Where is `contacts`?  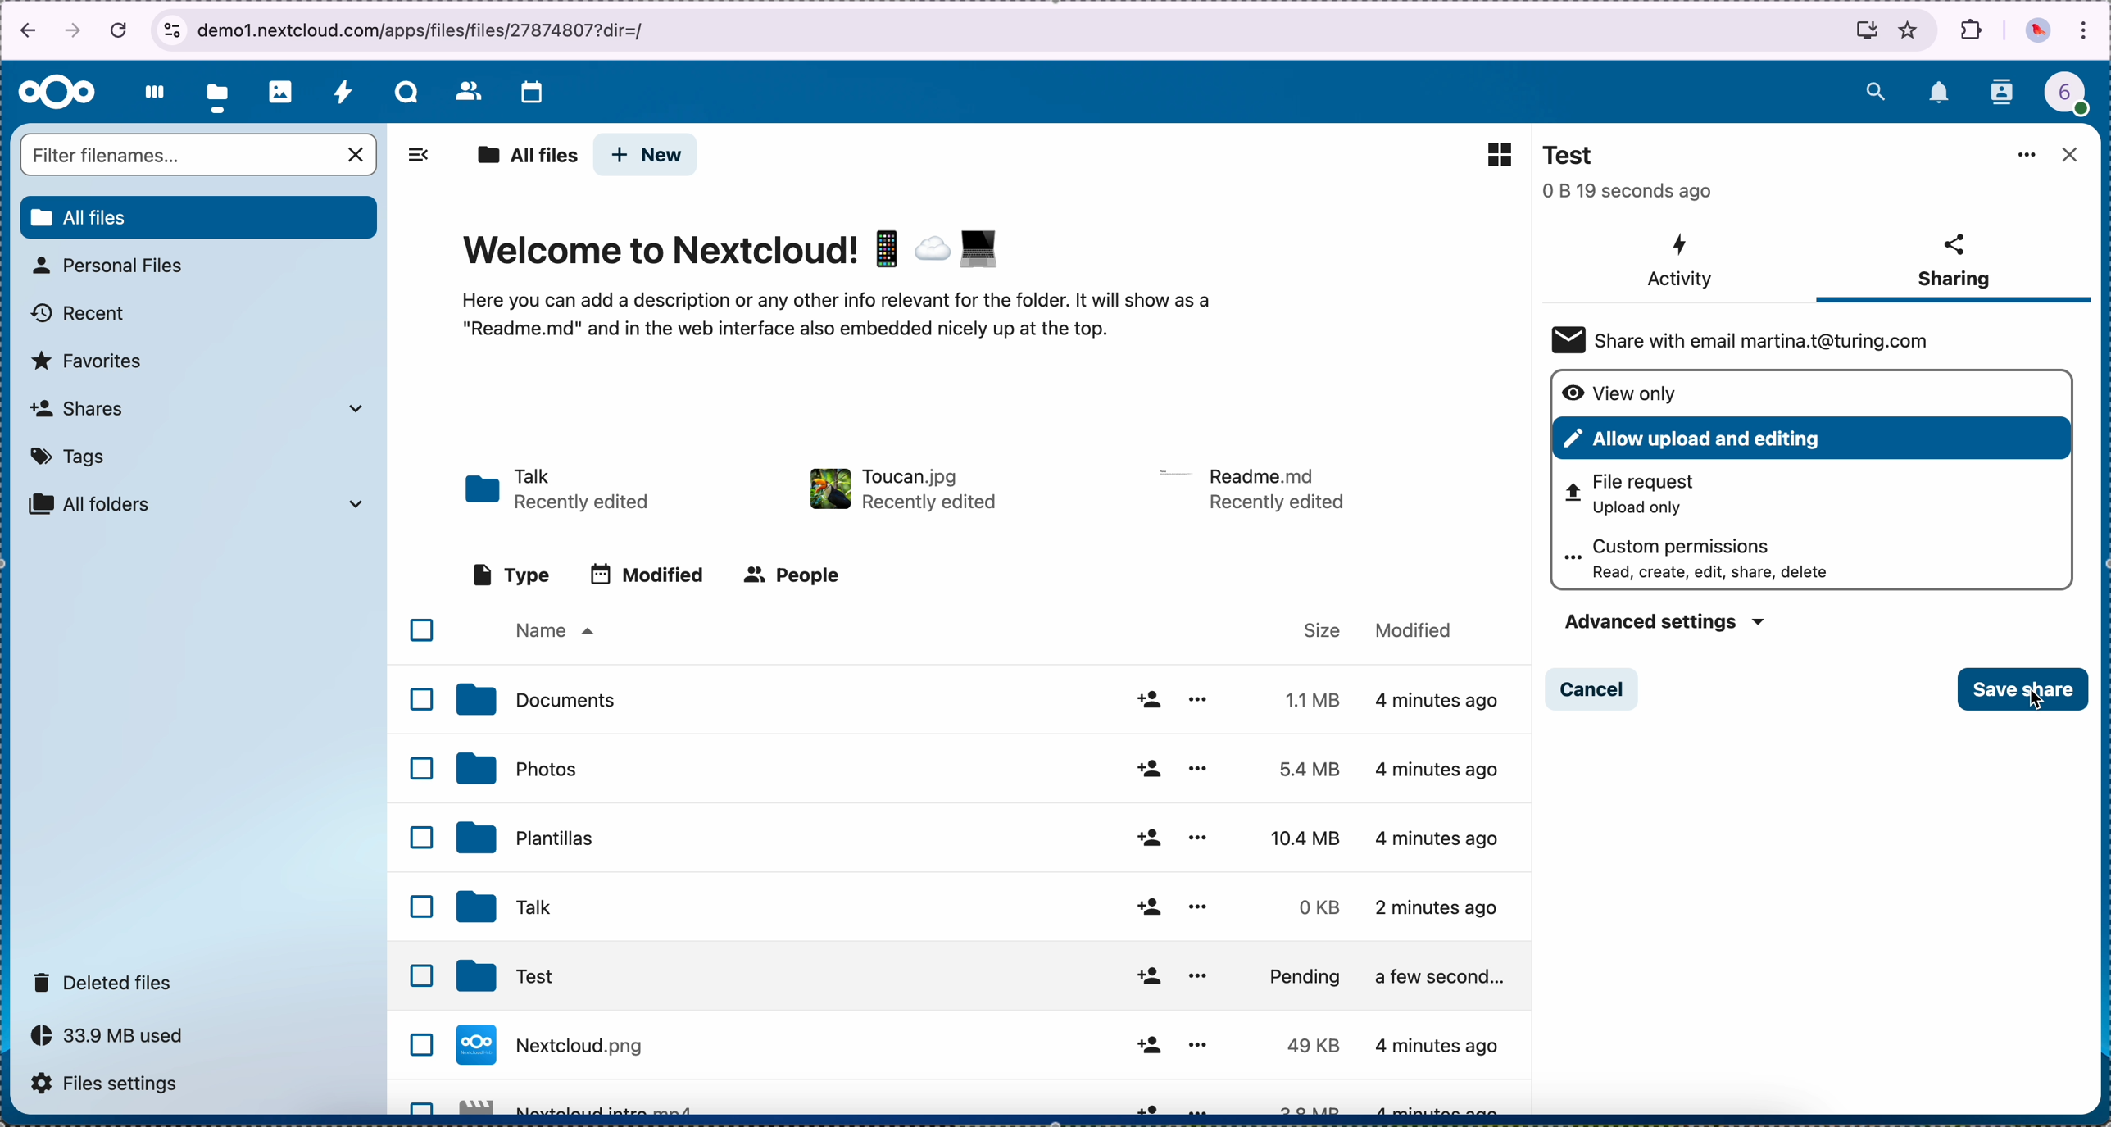
contacts is located at coordinates (467, 90).